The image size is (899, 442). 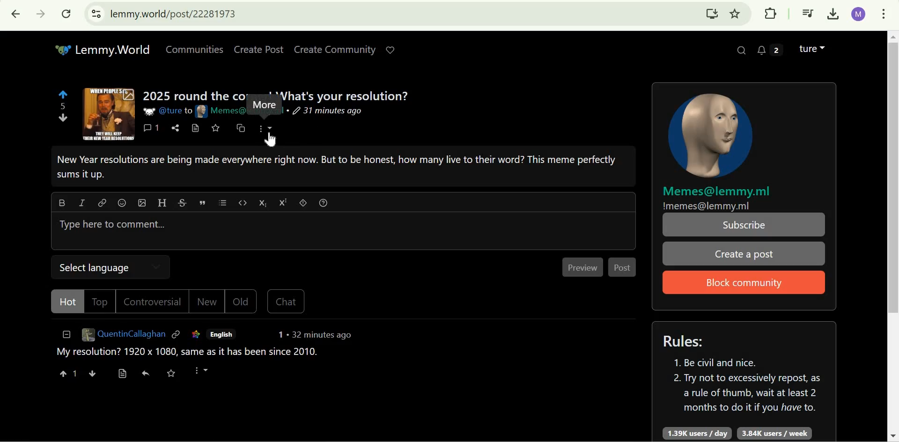 I want to click on view source, so click(x=122, y=374).